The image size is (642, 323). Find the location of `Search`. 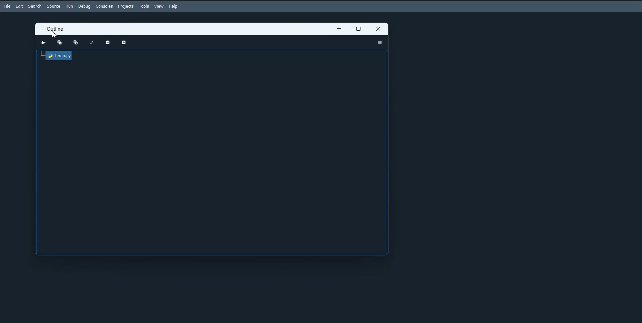

Search is located at coordinates (35, 6).